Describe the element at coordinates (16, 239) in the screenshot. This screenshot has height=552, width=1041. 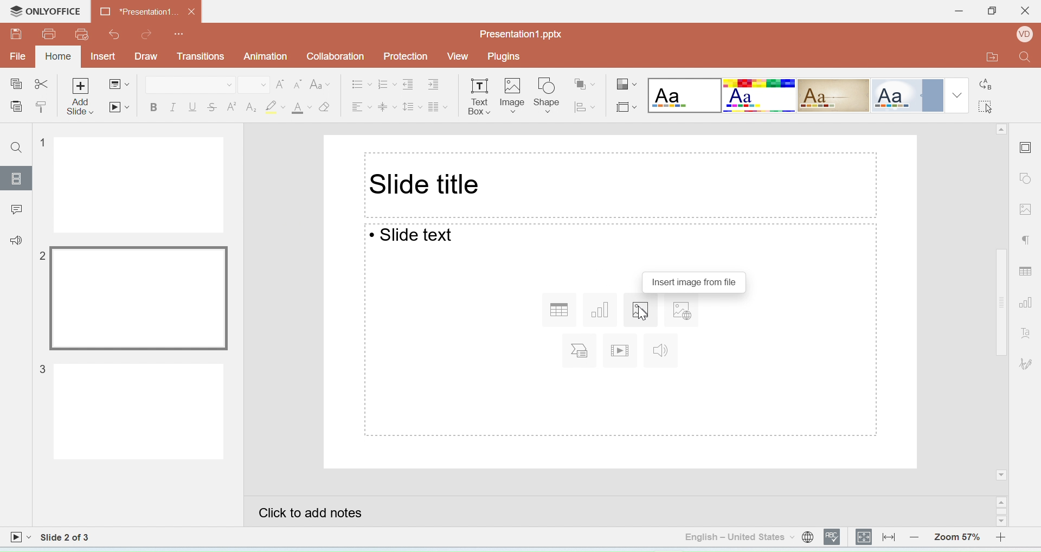
I see `Feedback & support` at that location.